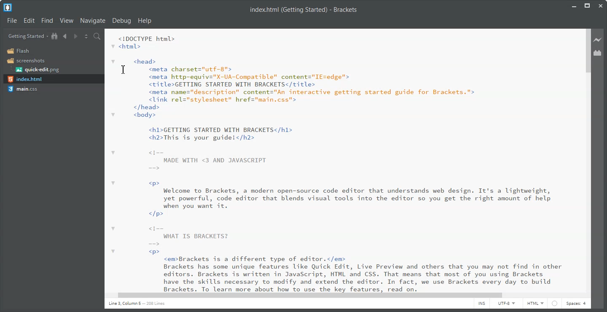 This screenshot has height=312, width=607. Describe the element at coordinates (299, 10) in the screenshot. I see `index.html (Getting Started) - Brackets` at that location.